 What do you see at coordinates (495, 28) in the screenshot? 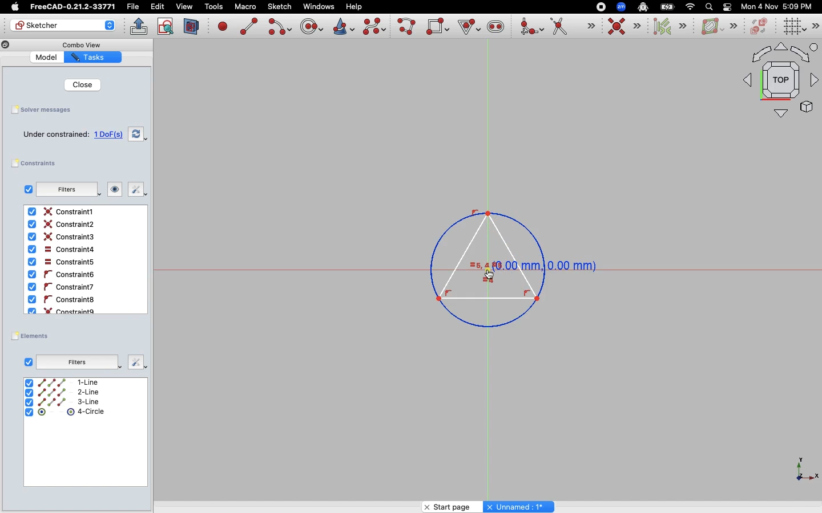
I see `Create slot` at bounding box center [495, 28].